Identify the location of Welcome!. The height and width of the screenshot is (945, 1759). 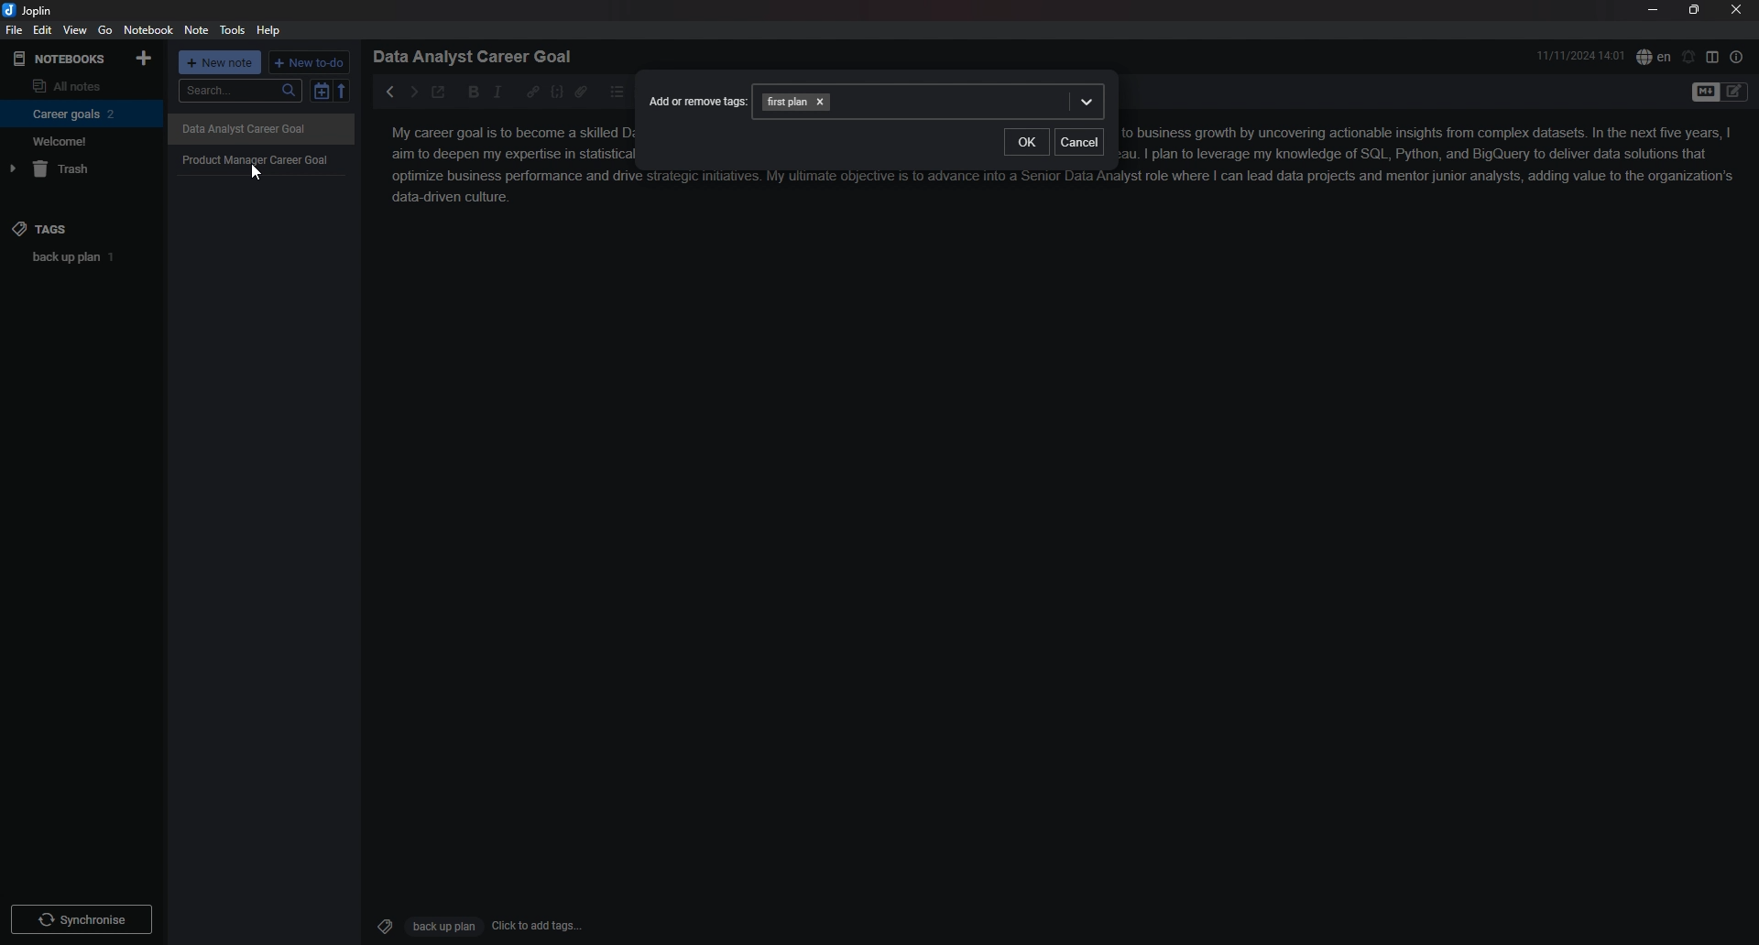
(77, 140).